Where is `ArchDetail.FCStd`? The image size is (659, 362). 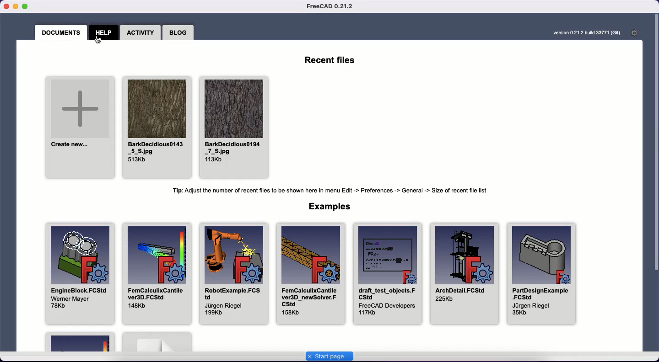 ArchDetail.FCStd is located at coordinates (465, 274).